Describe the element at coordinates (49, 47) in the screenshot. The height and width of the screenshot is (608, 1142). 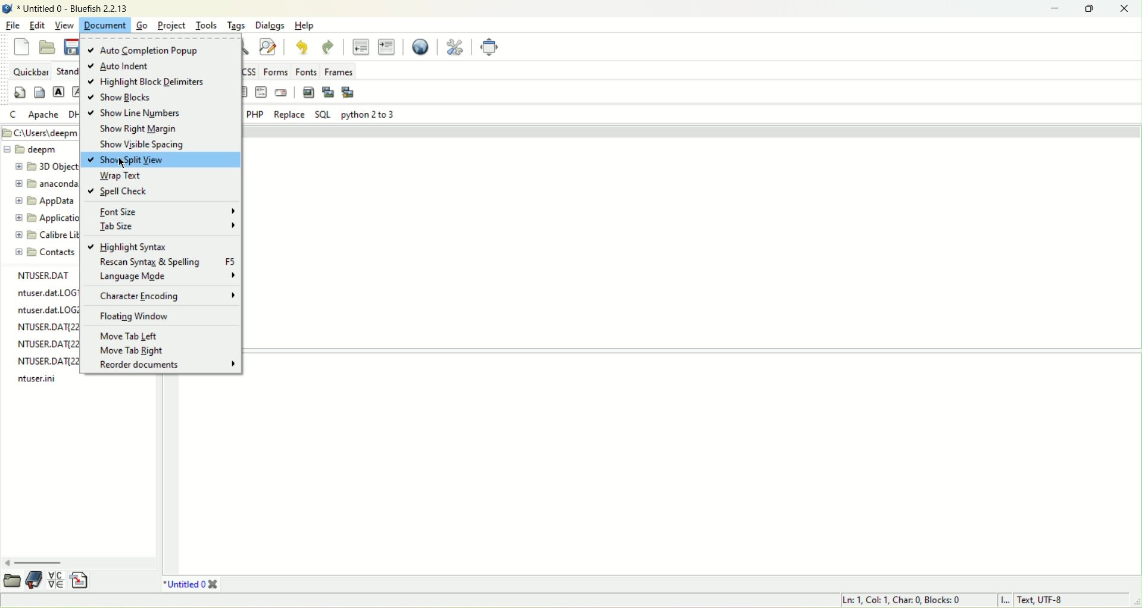
I see `open file` at that location.